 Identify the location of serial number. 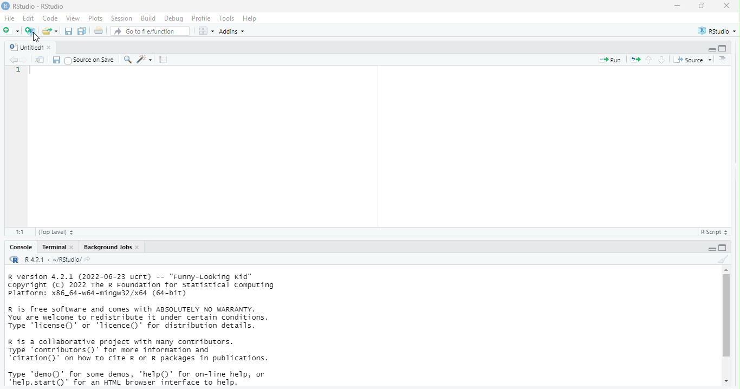
(18, 73).